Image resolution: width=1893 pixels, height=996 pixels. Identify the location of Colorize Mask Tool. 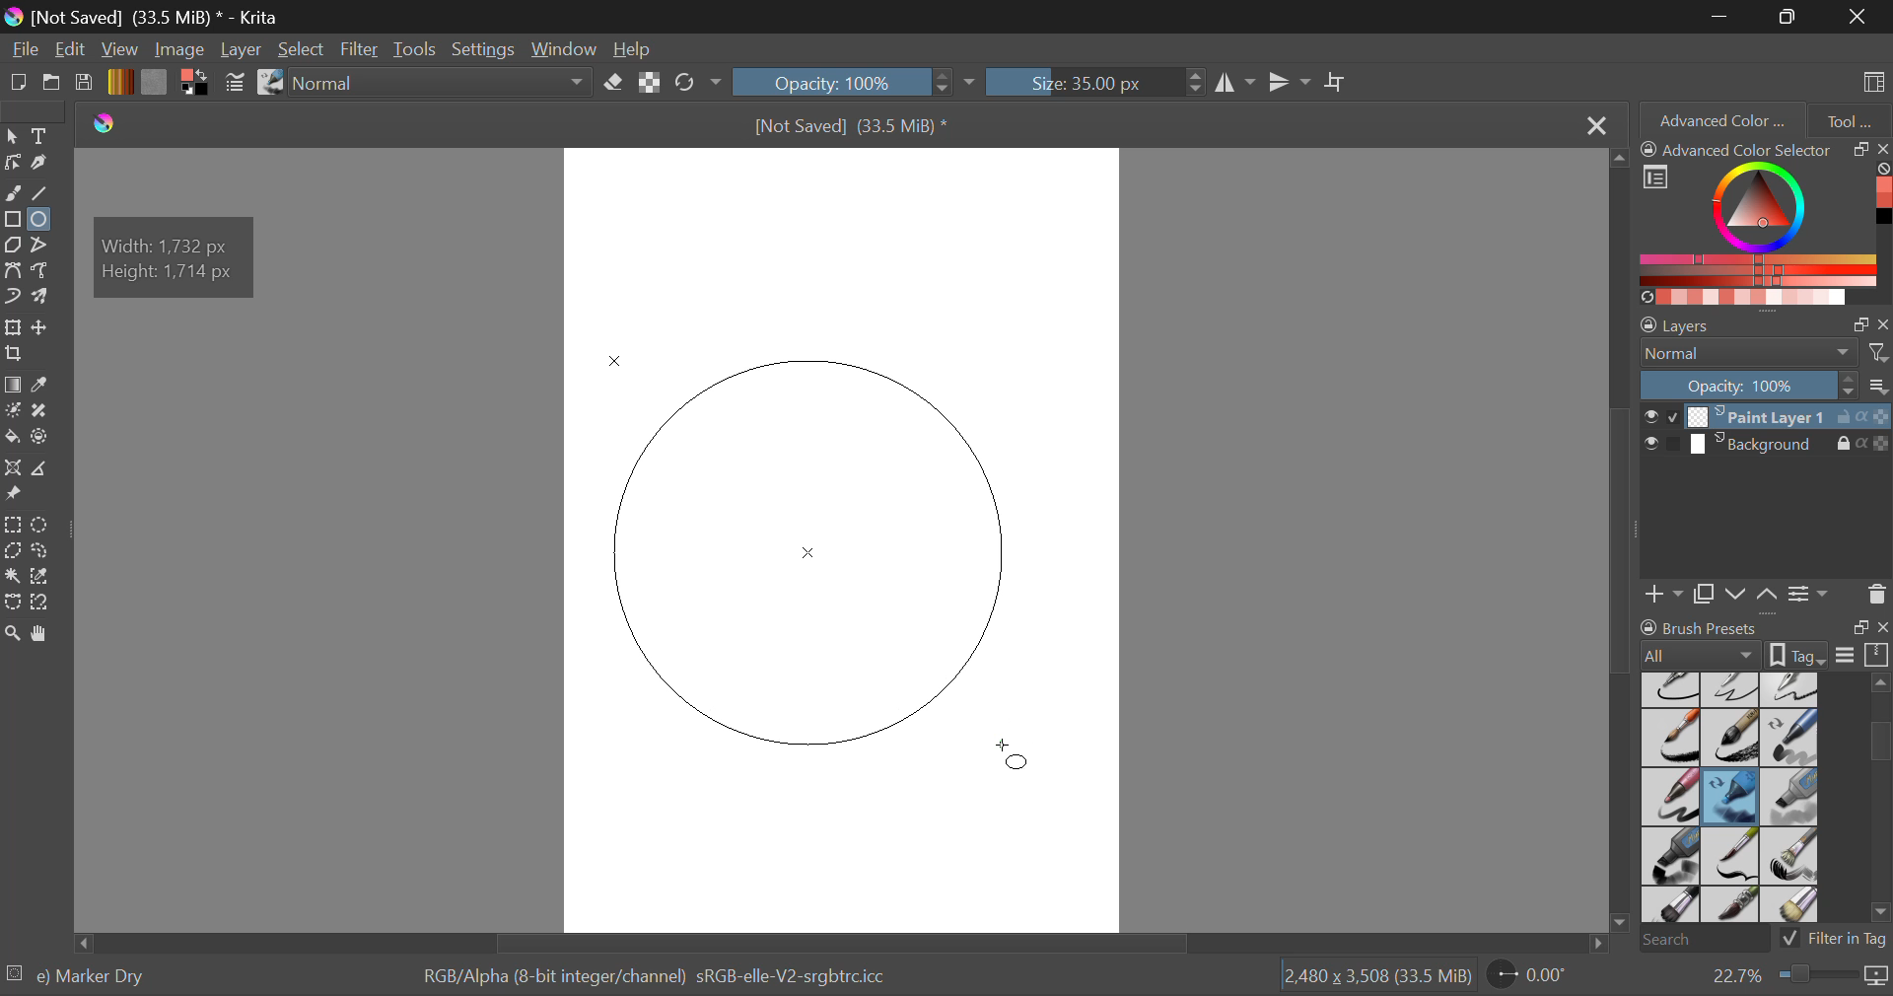
(14, 412).